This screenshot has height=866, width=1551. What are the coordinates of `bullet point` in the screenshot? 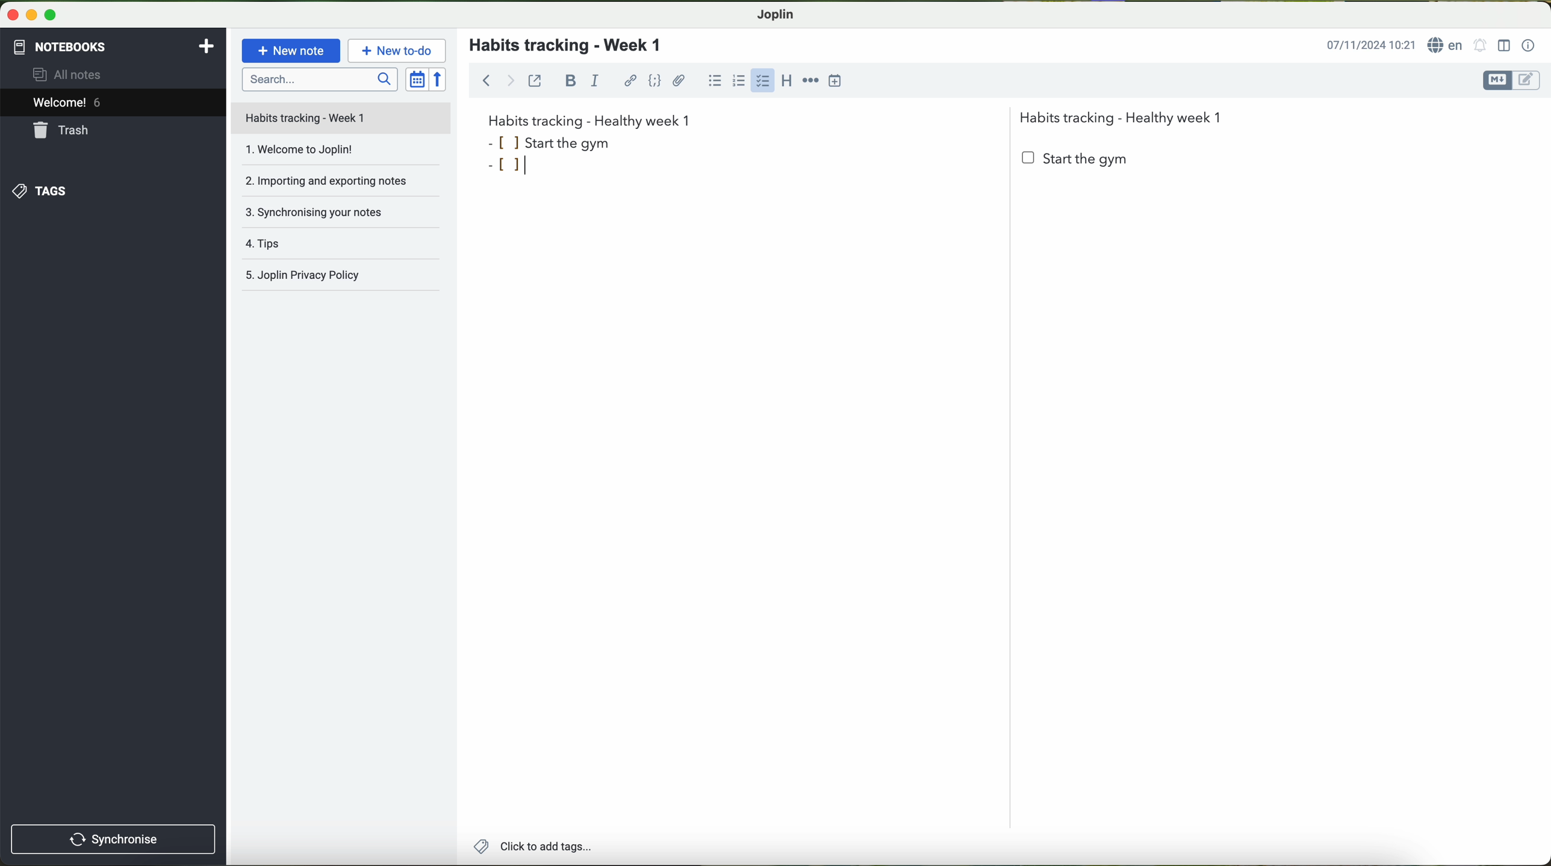 It's located at (507, 169).